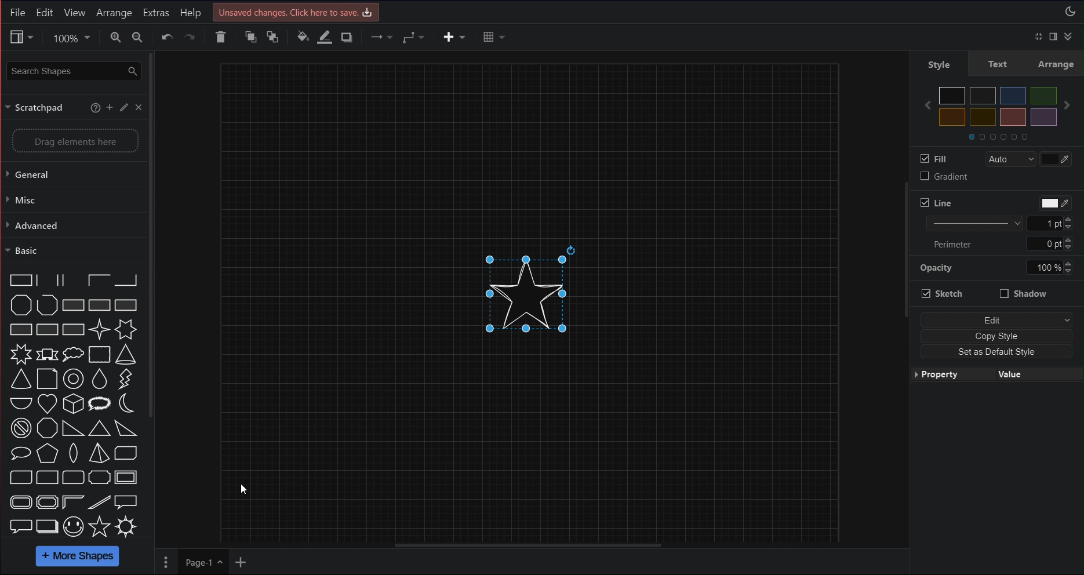  I want to click on Zoom in, so click(115, 37).